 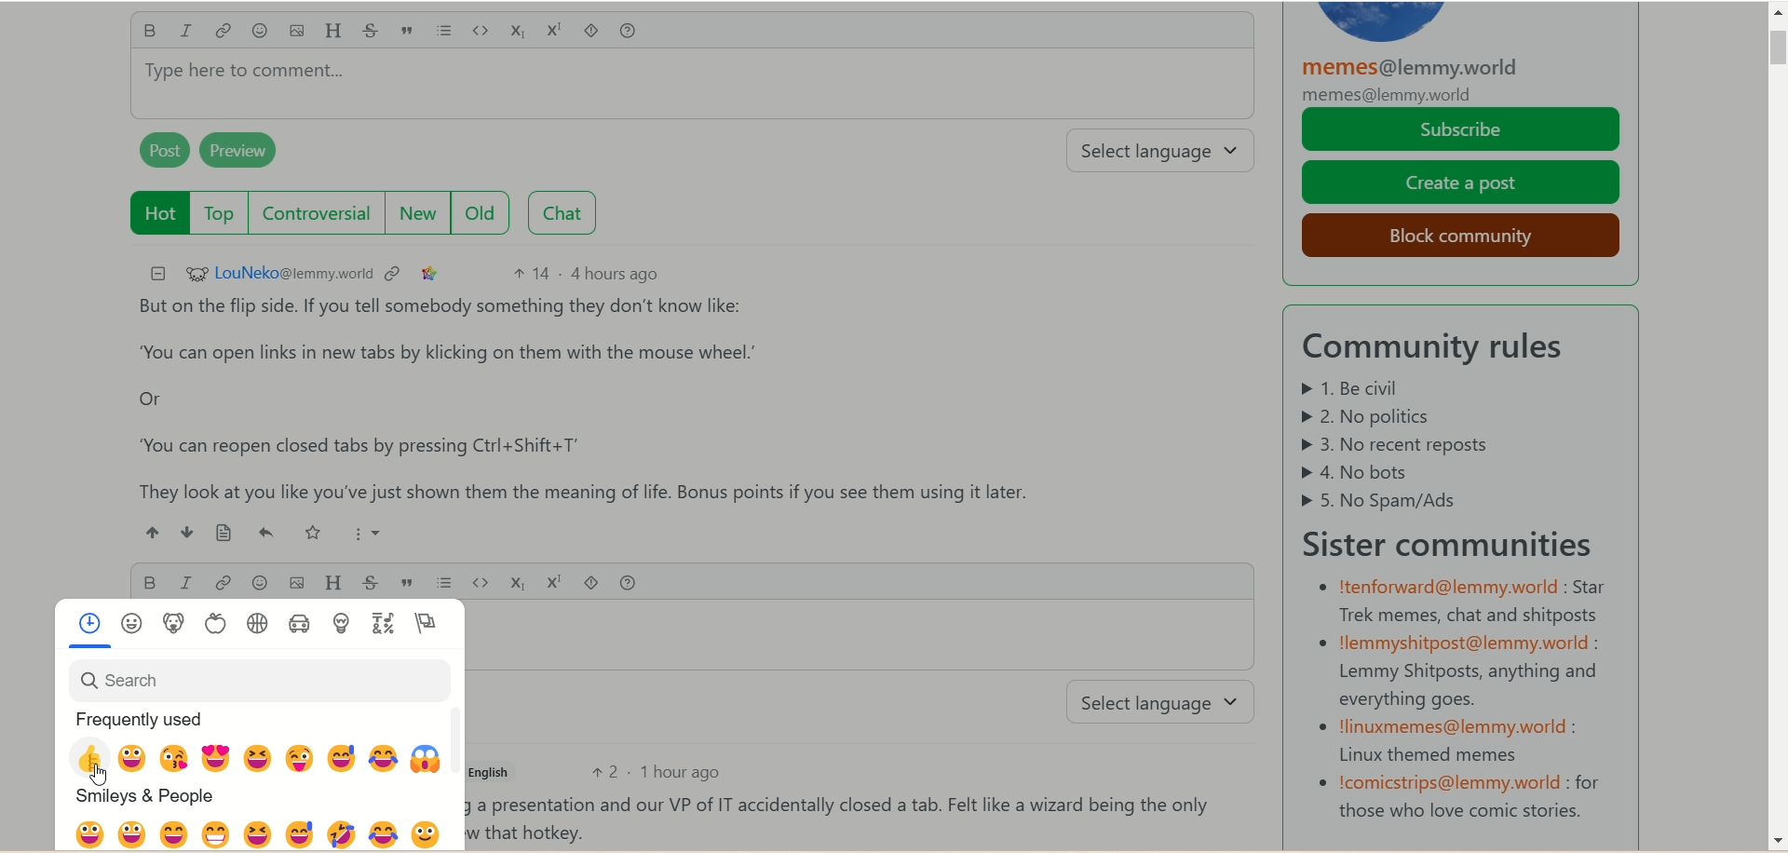 I want to click on downvote, so click(x=182, y=532).